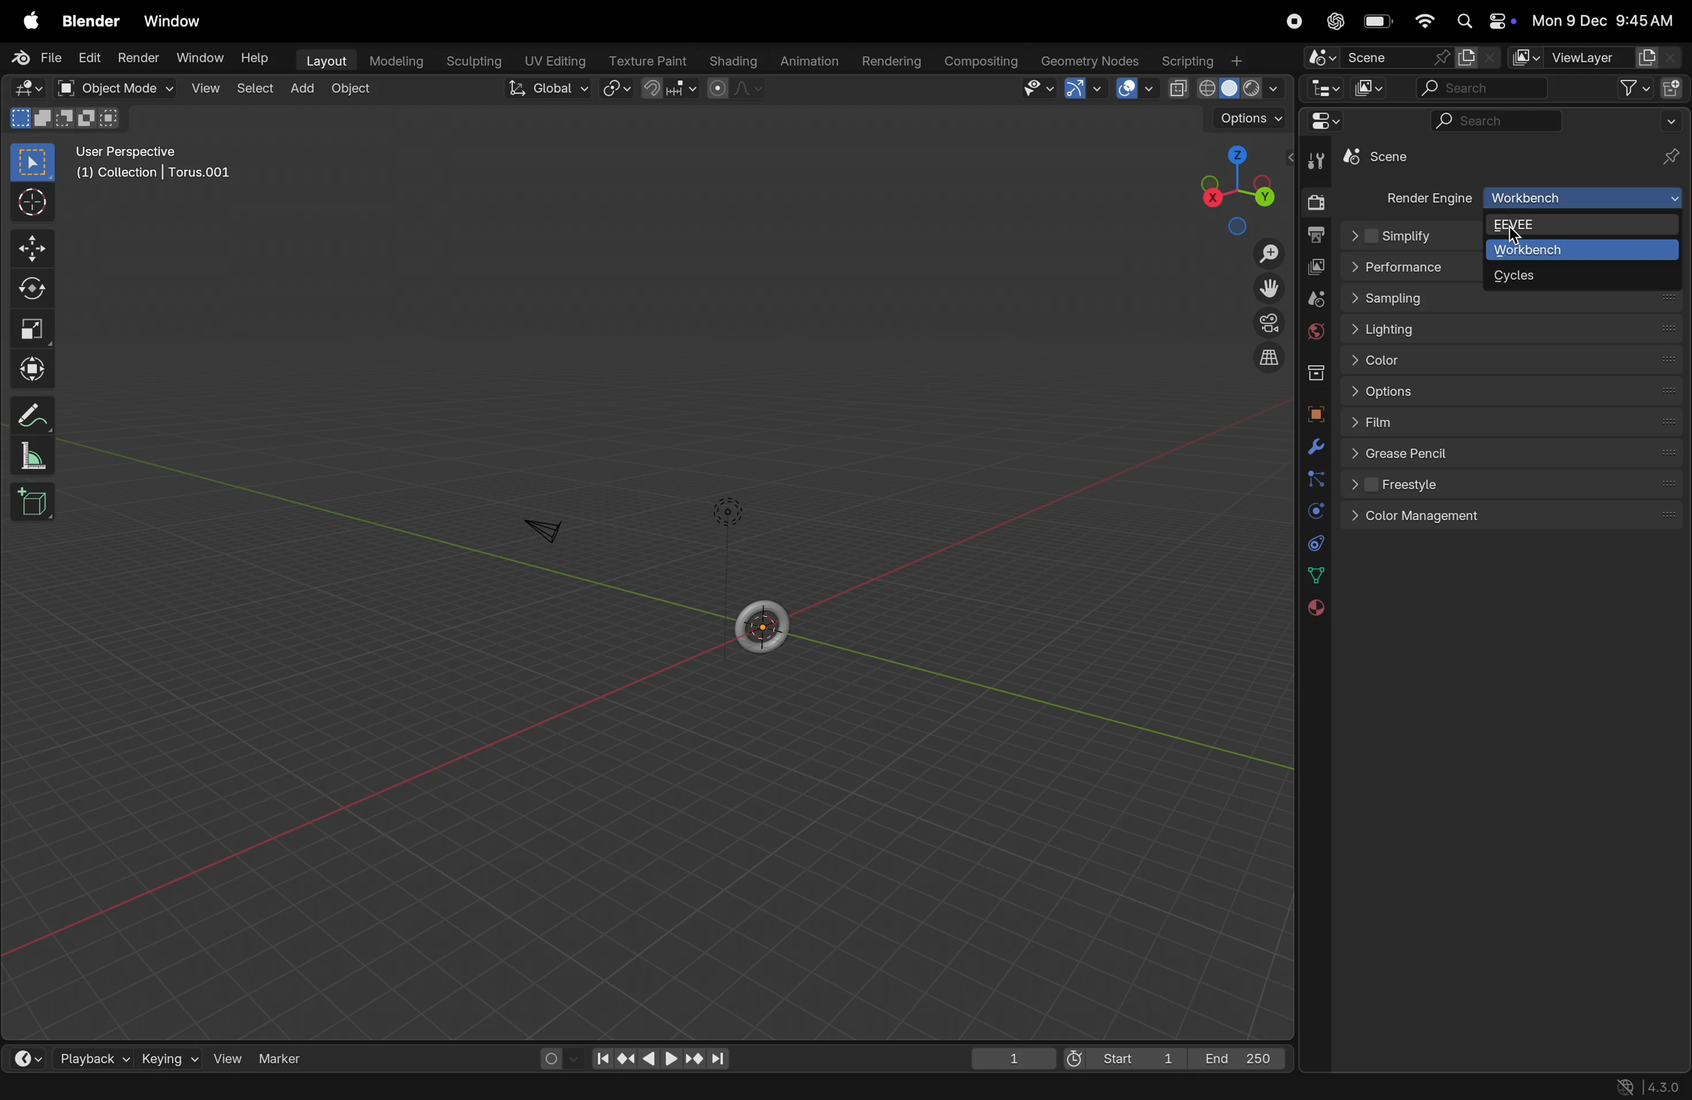  Describe the element at coordinates (1320, 610) in the screenshot. I see `material` at that location.